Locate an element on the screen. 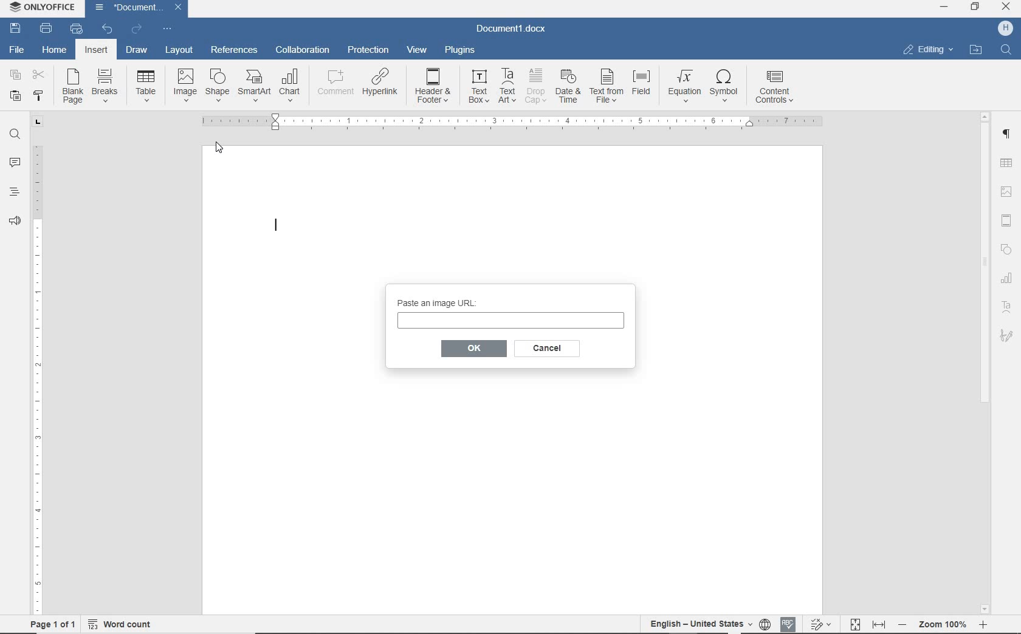 This screenshot has height=634, width=1021. blank page is located at coordinates (72, 86).